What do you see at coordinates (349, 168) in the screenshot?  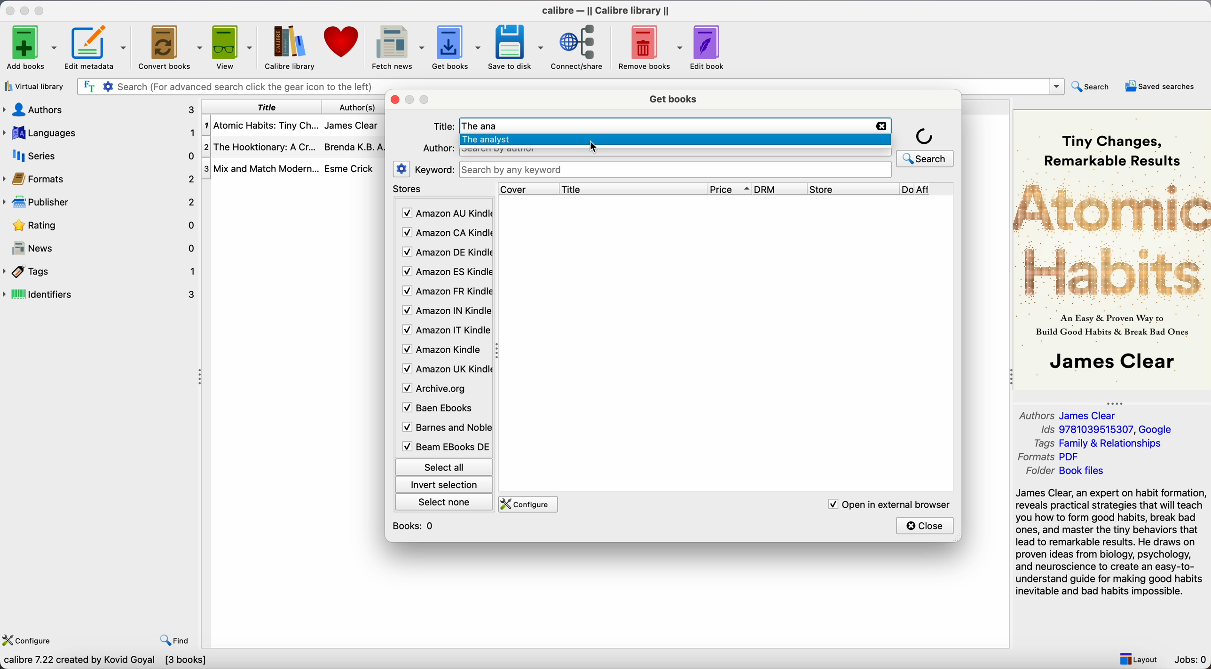 I see `Esme Crick` at bounding box center [349, 168].